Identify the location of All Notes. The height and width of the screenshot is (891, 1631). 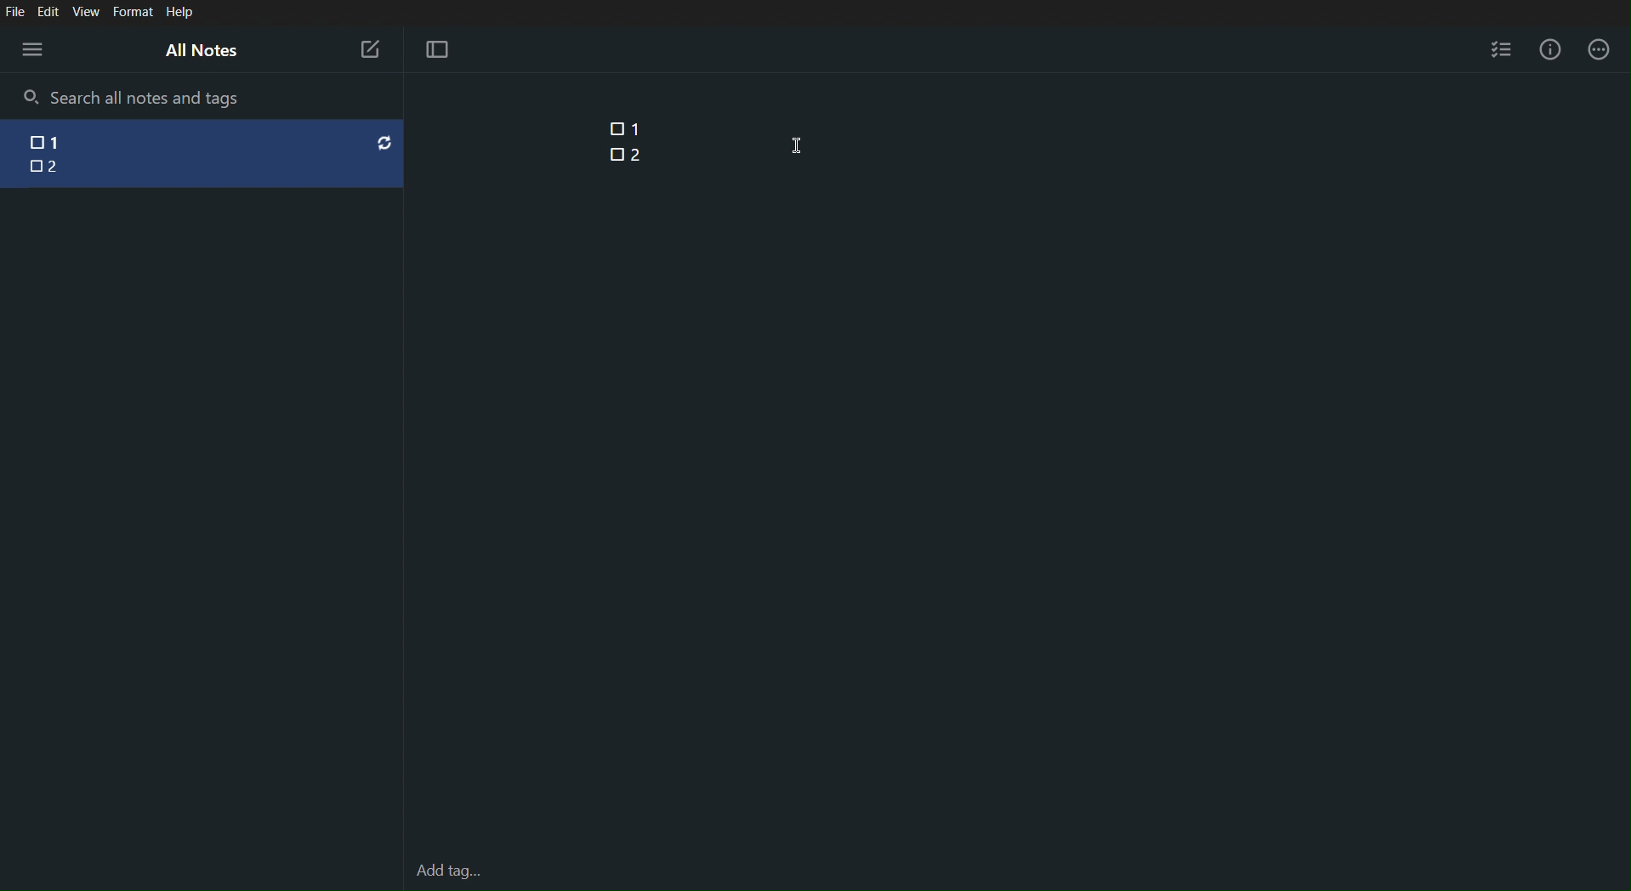
(200, 49).